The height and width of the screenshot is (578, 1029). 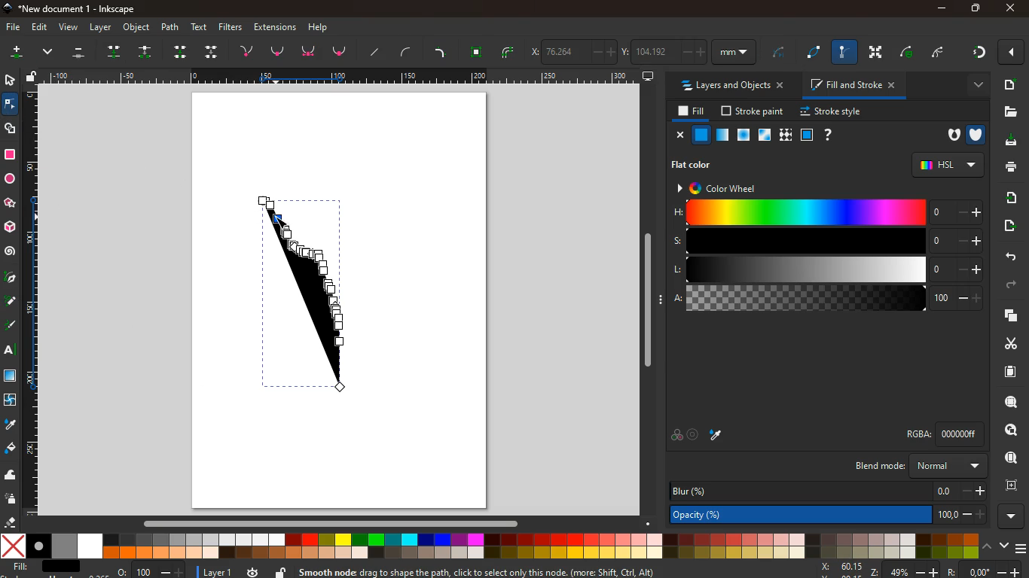 What do you see at coordinates (731, 85) in the screenshot?
I see `layers and objects` at bounding box center [731, 85].